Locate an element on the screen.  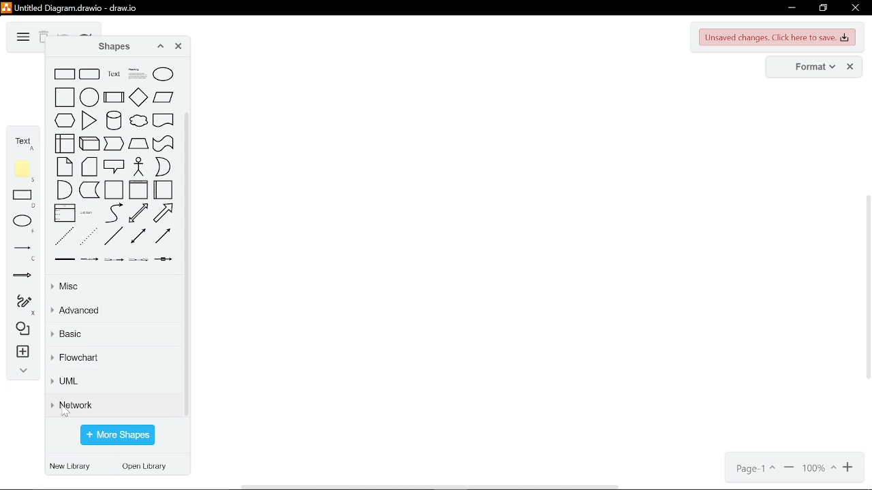
cylinder is located at coordinates (114, 120).